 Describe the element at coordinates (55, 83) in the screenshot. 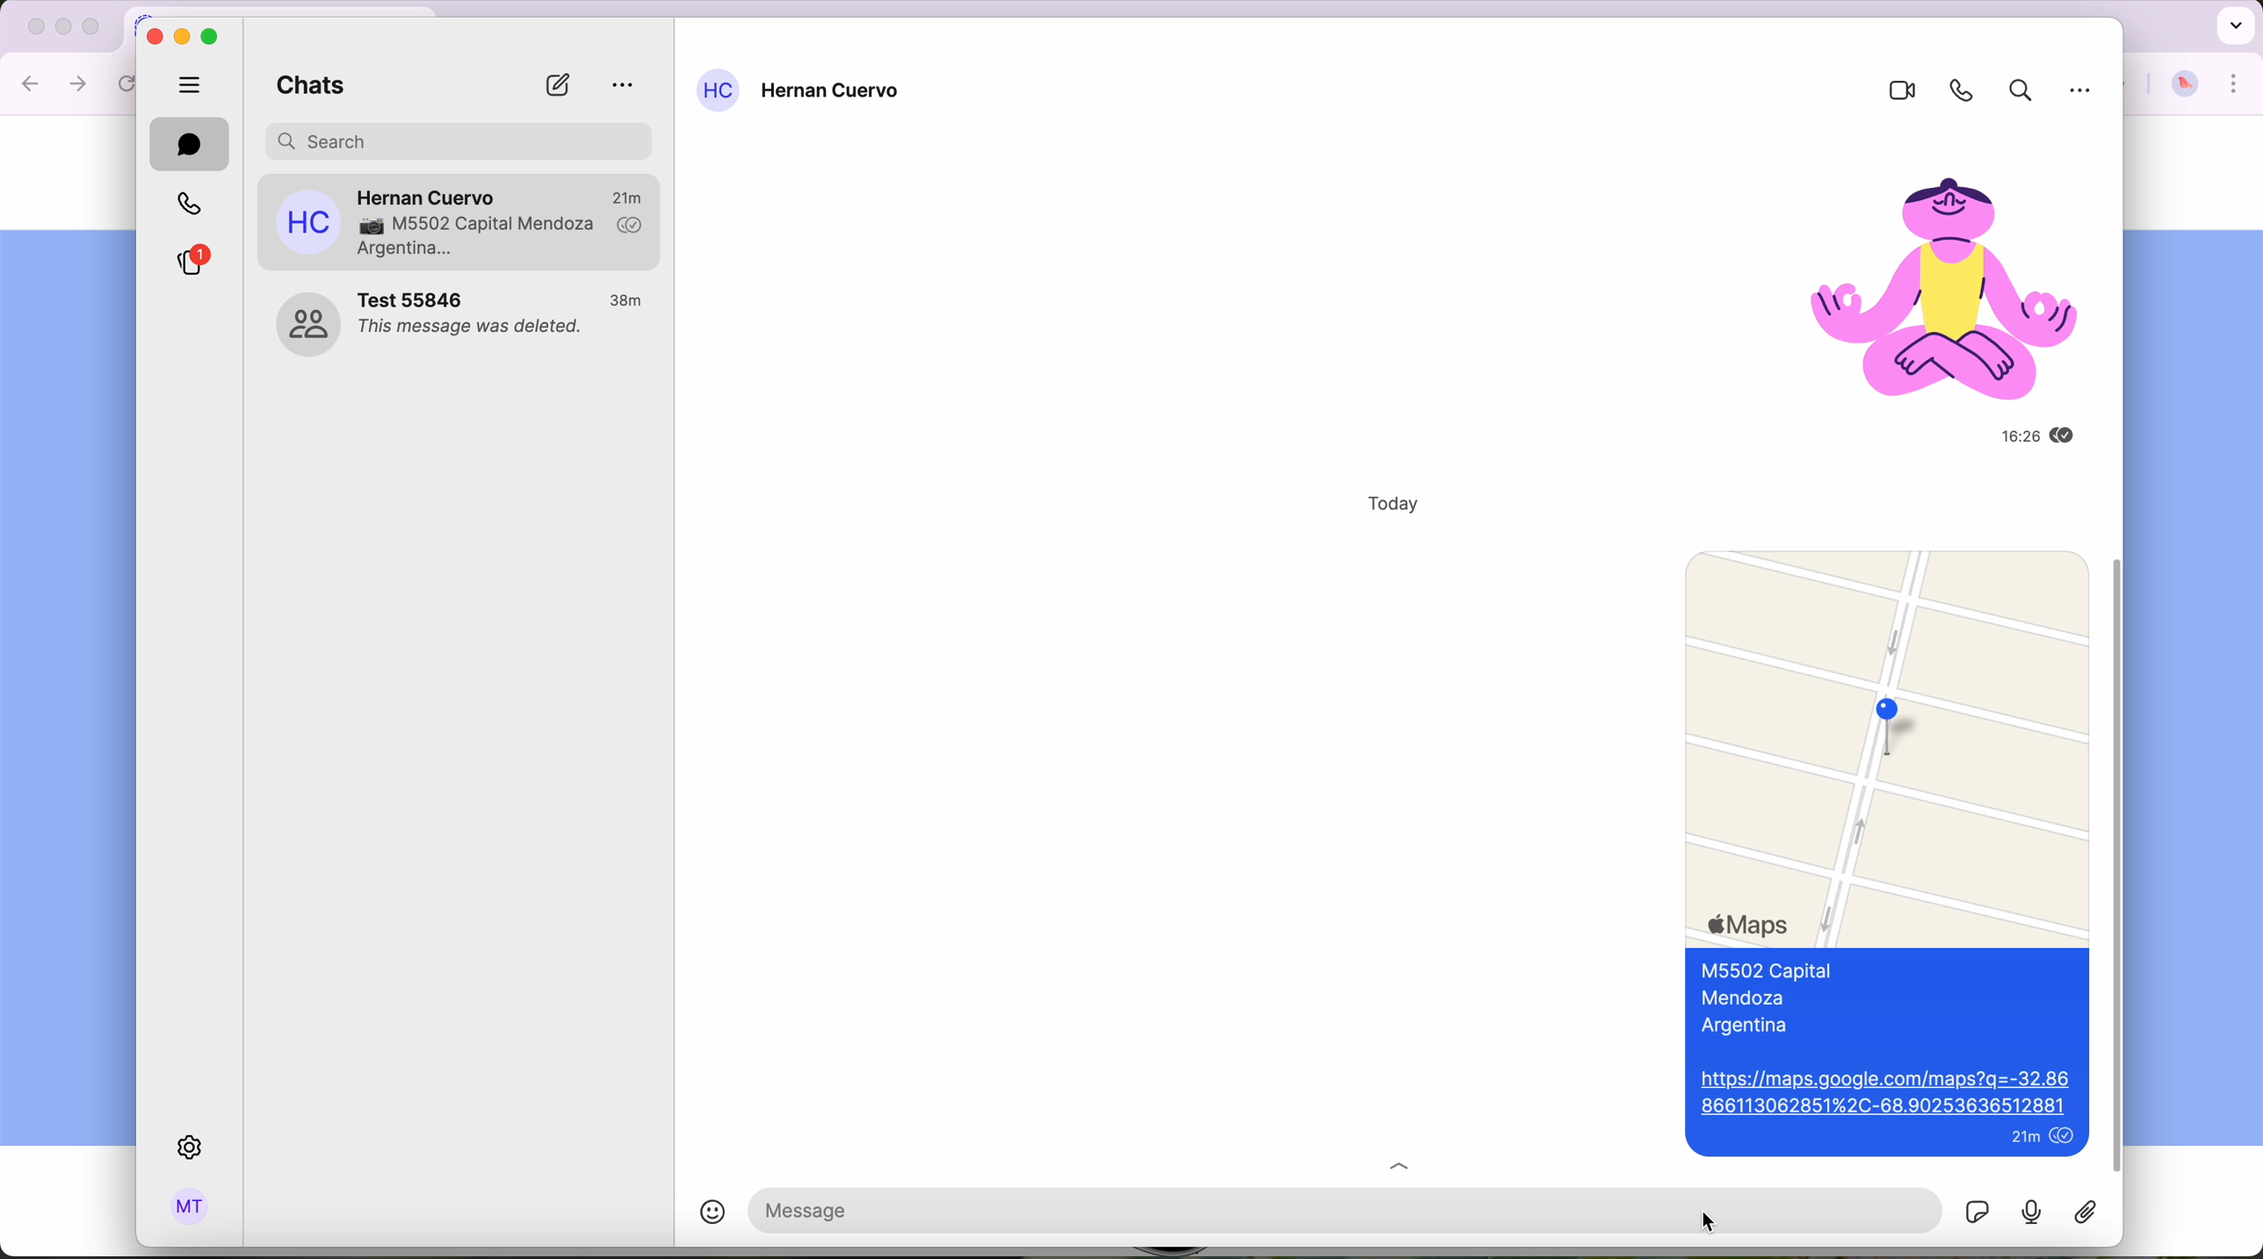

I see `navigate arrows` at that location.